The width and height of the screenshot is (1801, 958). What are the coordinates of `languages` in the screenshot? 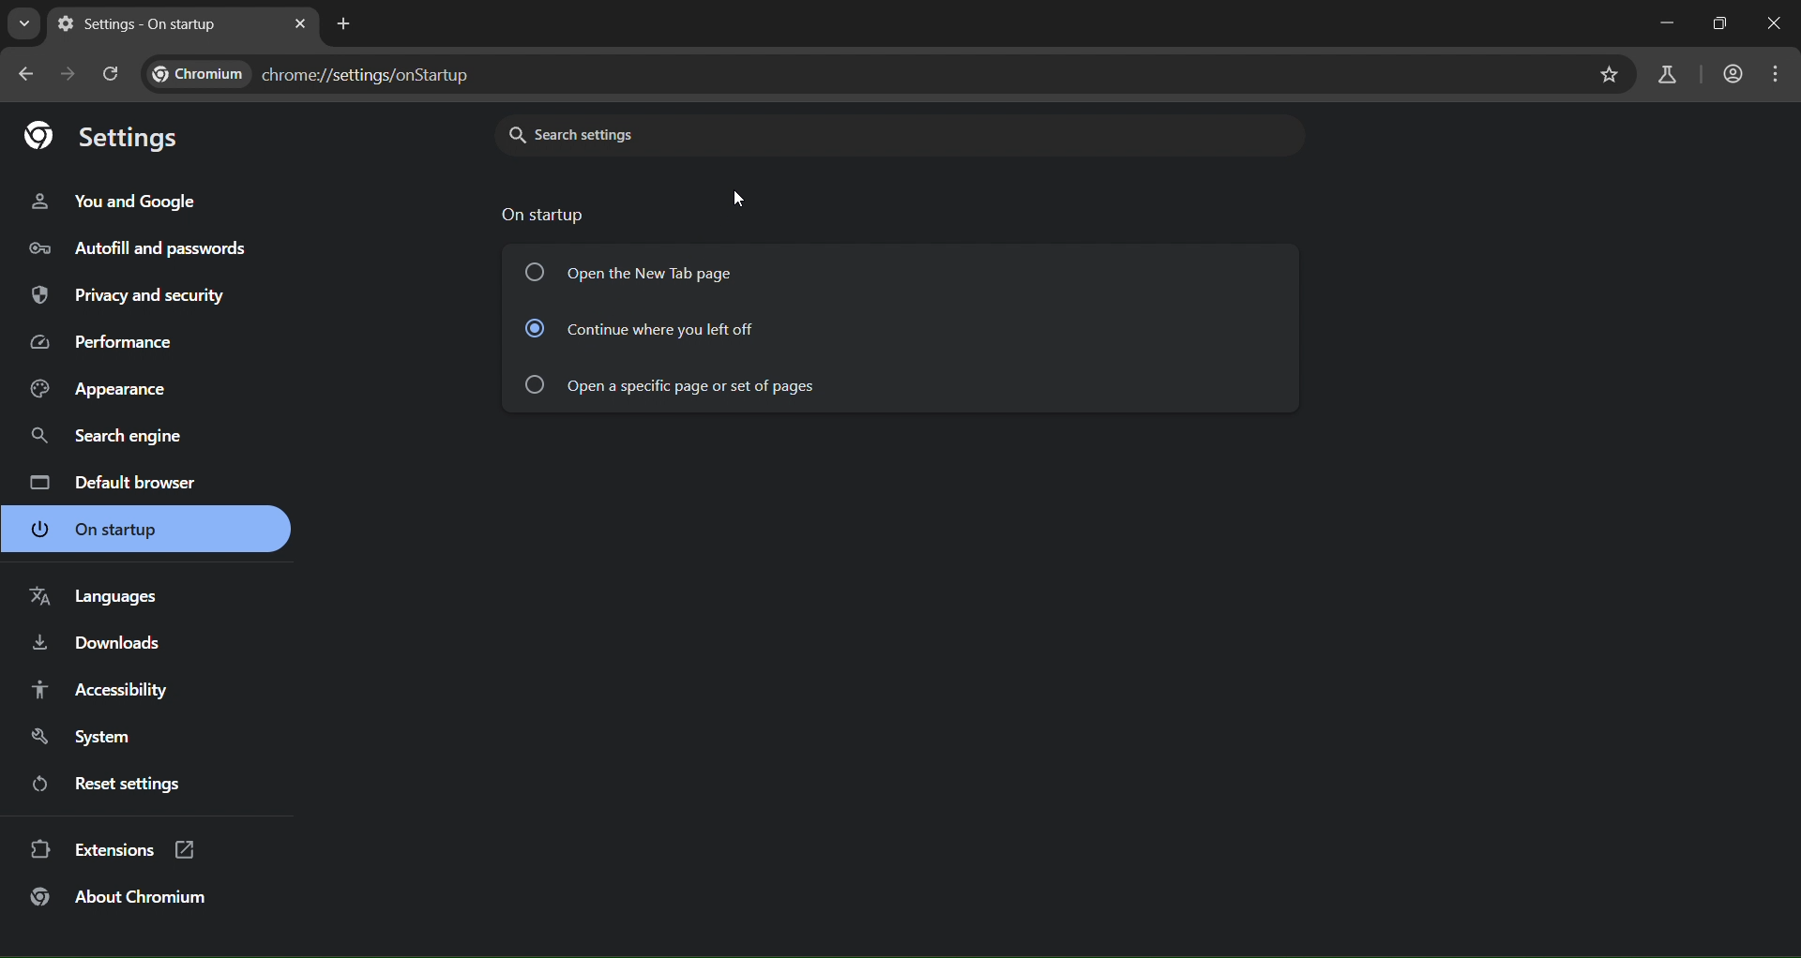 It's located at (94, 599).